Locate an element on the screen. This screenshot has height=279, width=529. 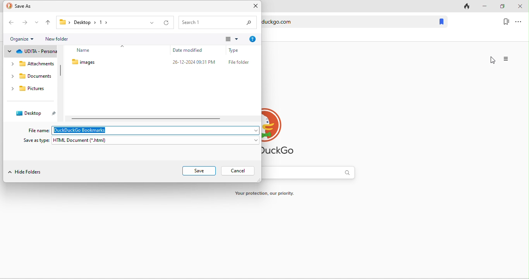
HTML document is located at coordinates (156, 140).